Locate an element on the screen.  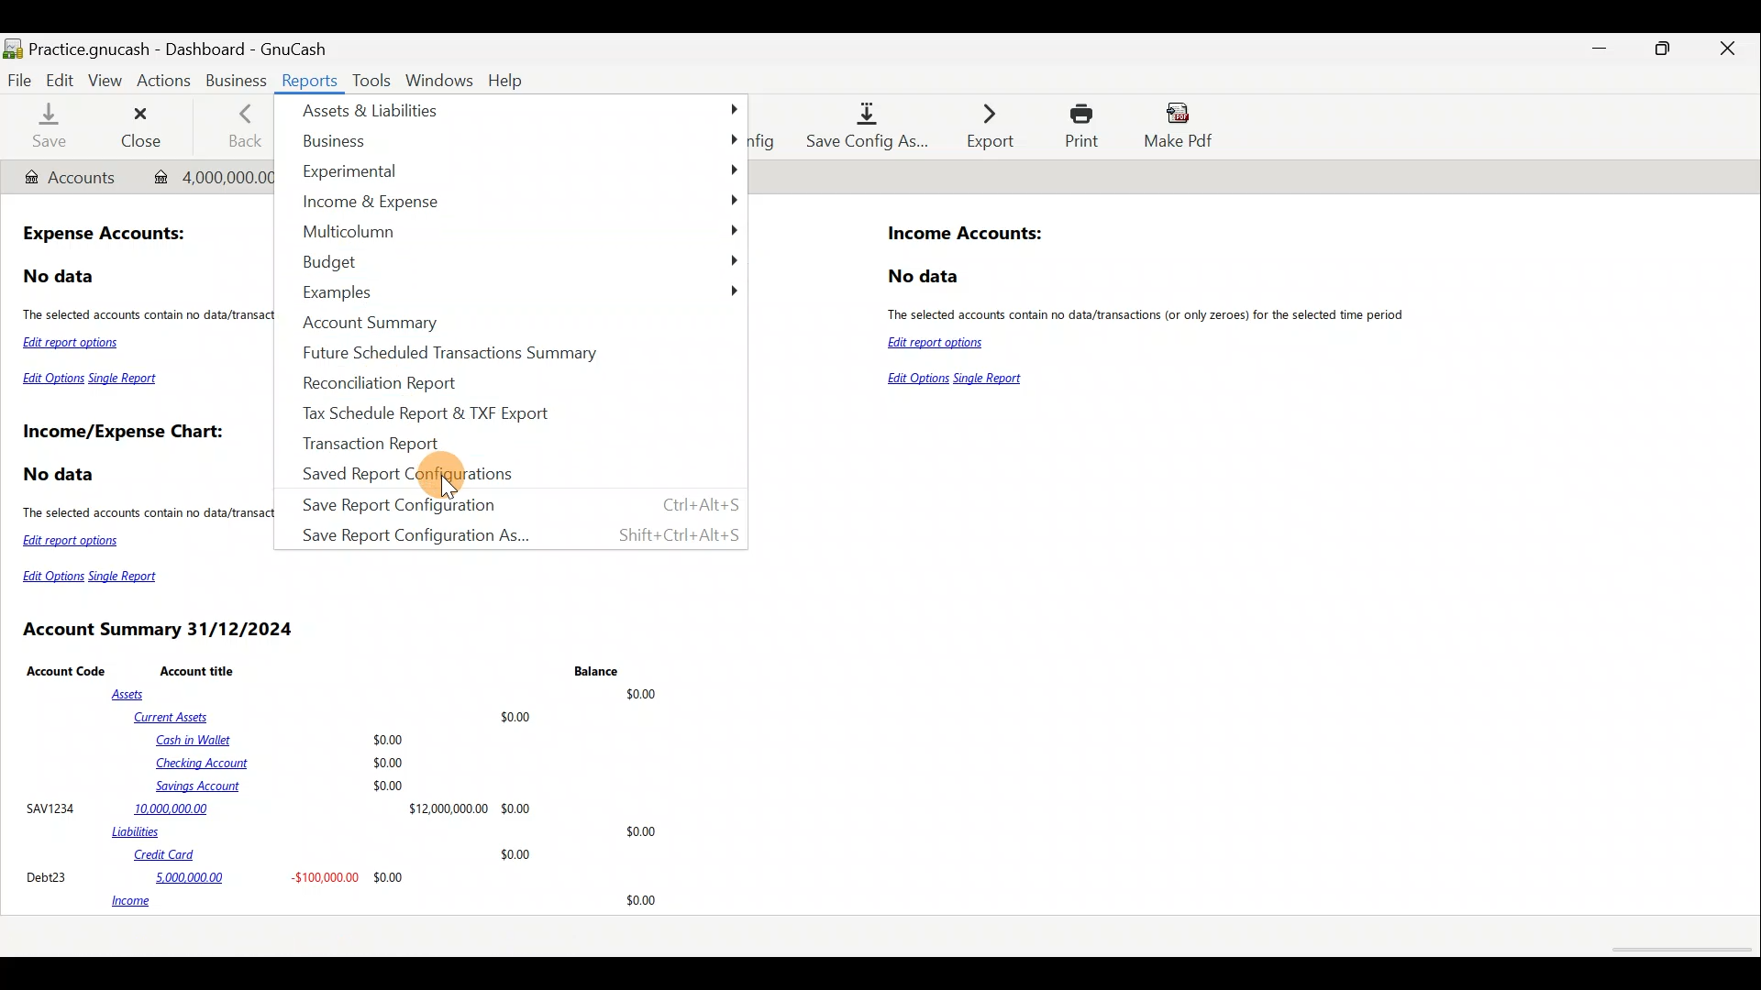
Business is located at coordinates (523, 141).